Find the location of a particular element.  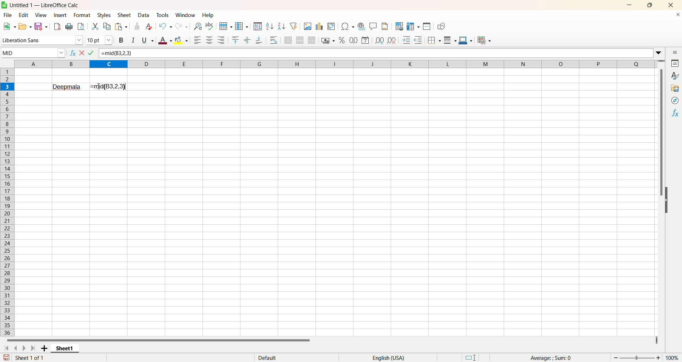

previous sheet is located at coordinates (15, 349).